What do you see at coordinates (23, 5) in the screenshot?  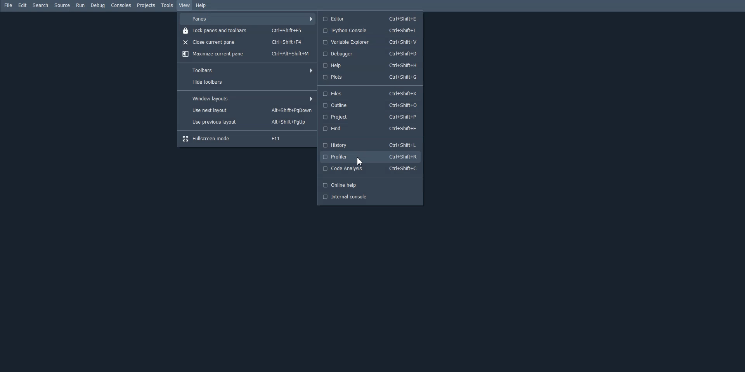 I see `Edit` at bounding box center [23, 5].